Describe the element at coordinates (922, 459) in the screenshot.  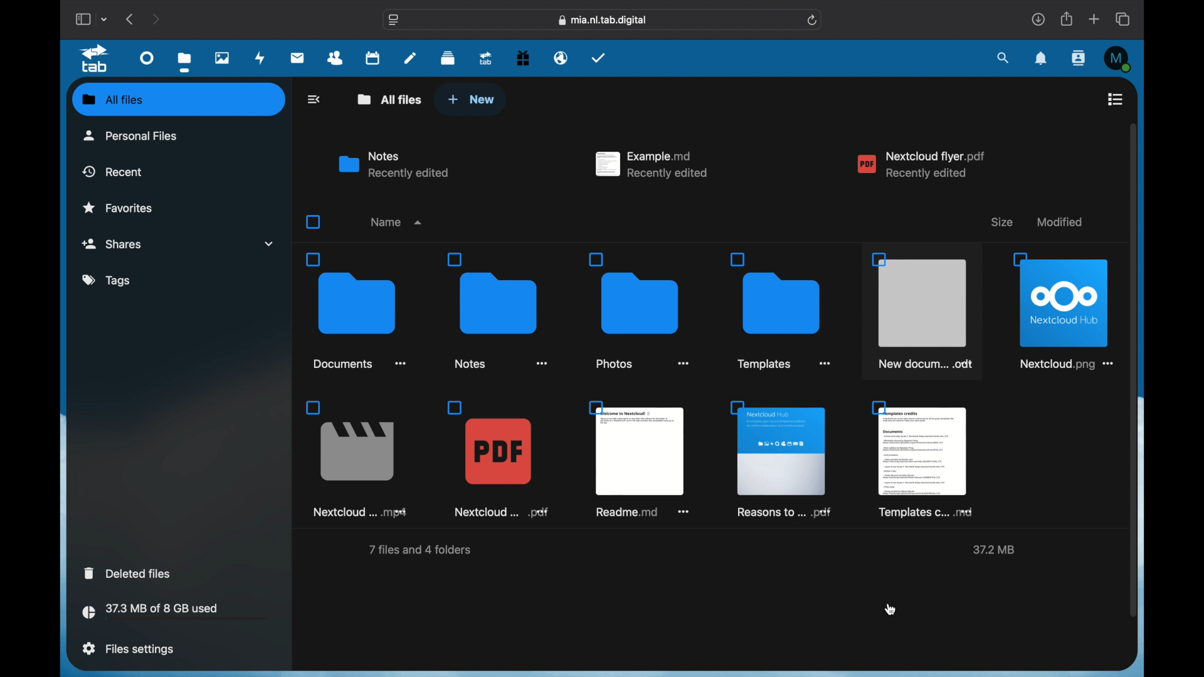
I see `templates` at that location.